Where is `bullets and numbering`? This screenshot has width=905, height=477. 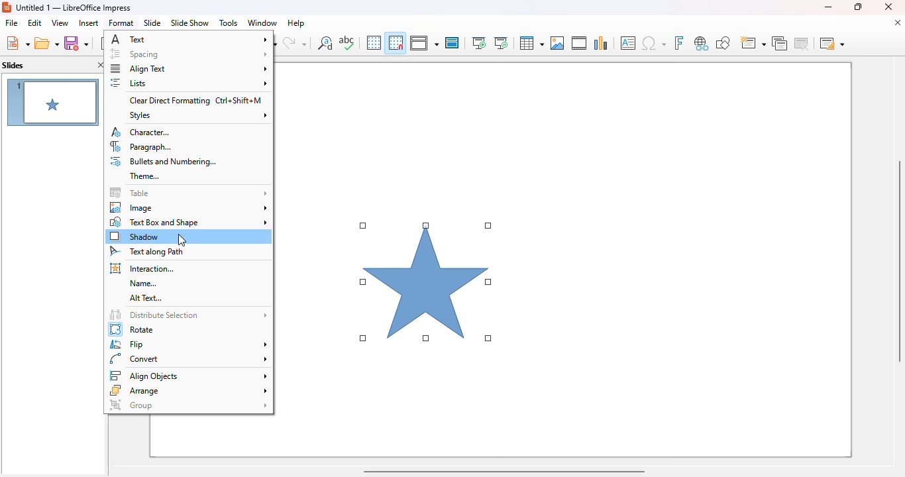
bullets and numbering is located at coordinates (162, 162).